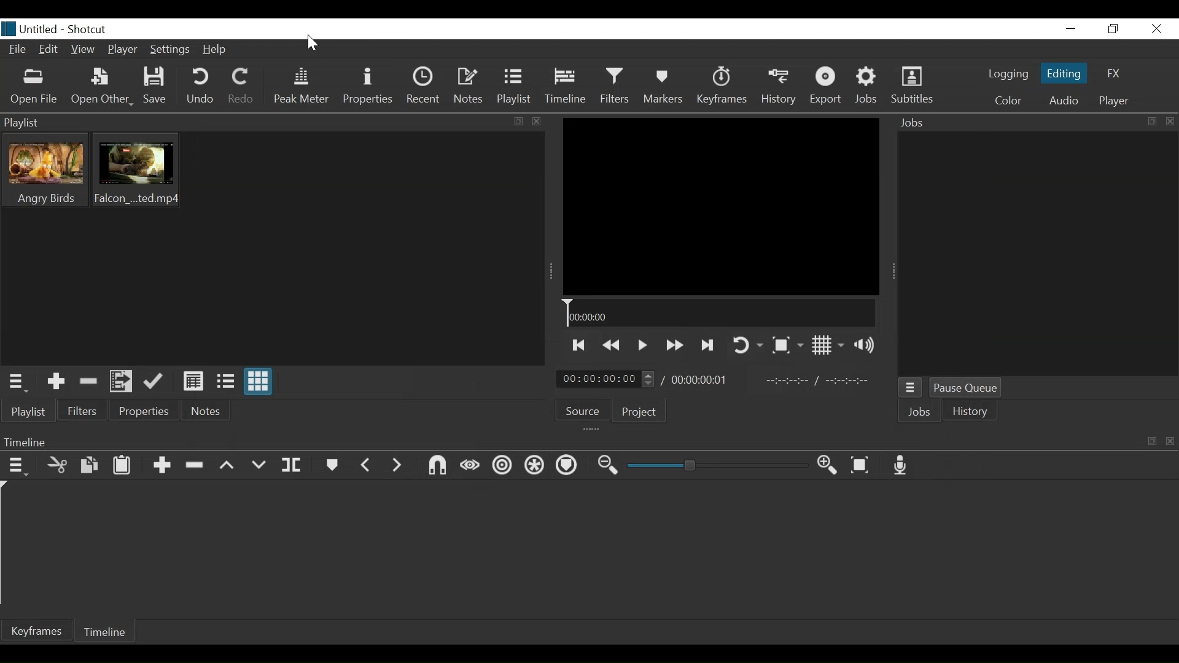 This screenshot has width=1179, height=663. What do you see at coordinates (787, 345) in the screenshot?
I see `Toggle Zoom` at bounding box center [787, 345].